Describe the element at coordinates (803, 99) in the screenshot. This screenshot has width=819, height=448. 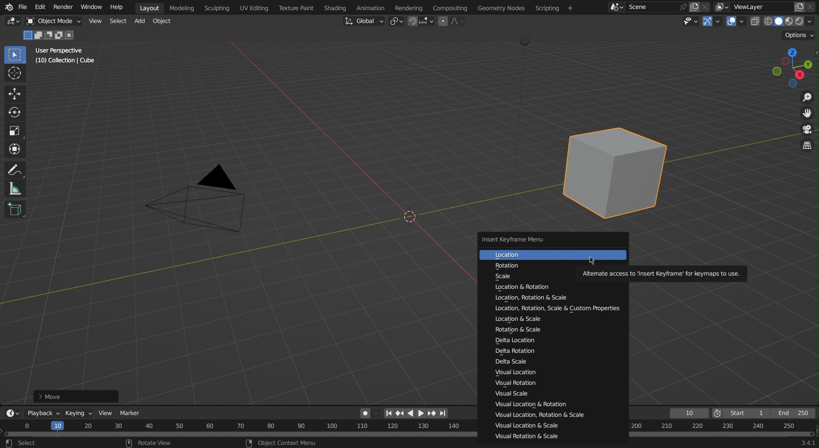
I see `Zoom` at that location.